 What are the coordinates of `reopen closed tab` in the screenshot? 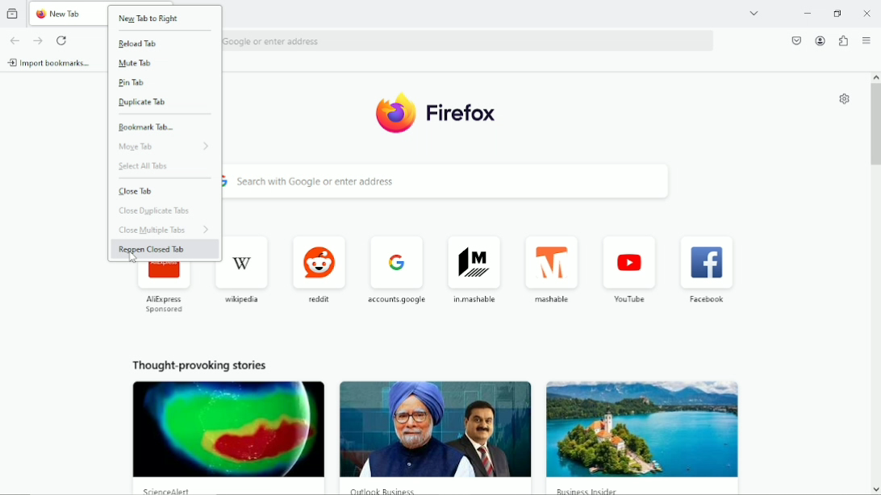 It's located at (152, 250).